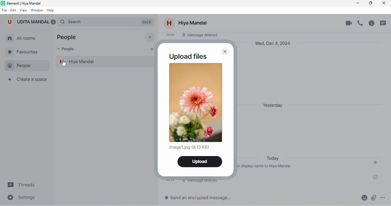  I want to click on room info, so click(374, 24).